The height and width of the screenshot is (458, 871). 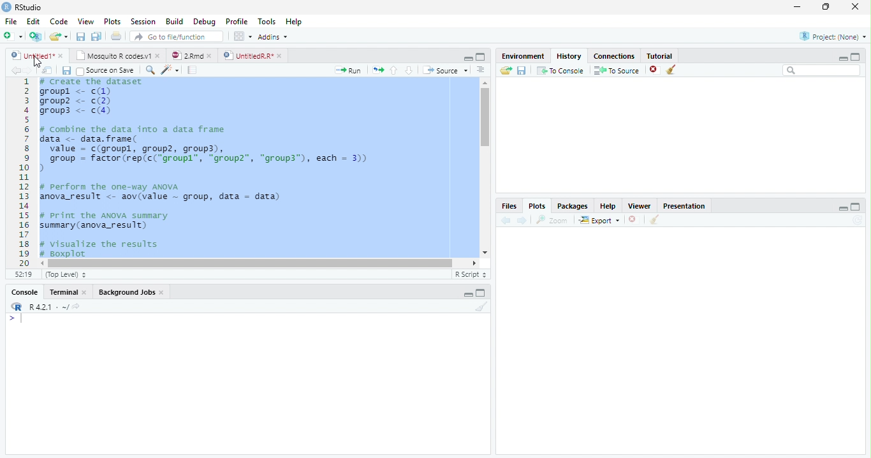 I want to click on Export, so click(x=600, y=220).